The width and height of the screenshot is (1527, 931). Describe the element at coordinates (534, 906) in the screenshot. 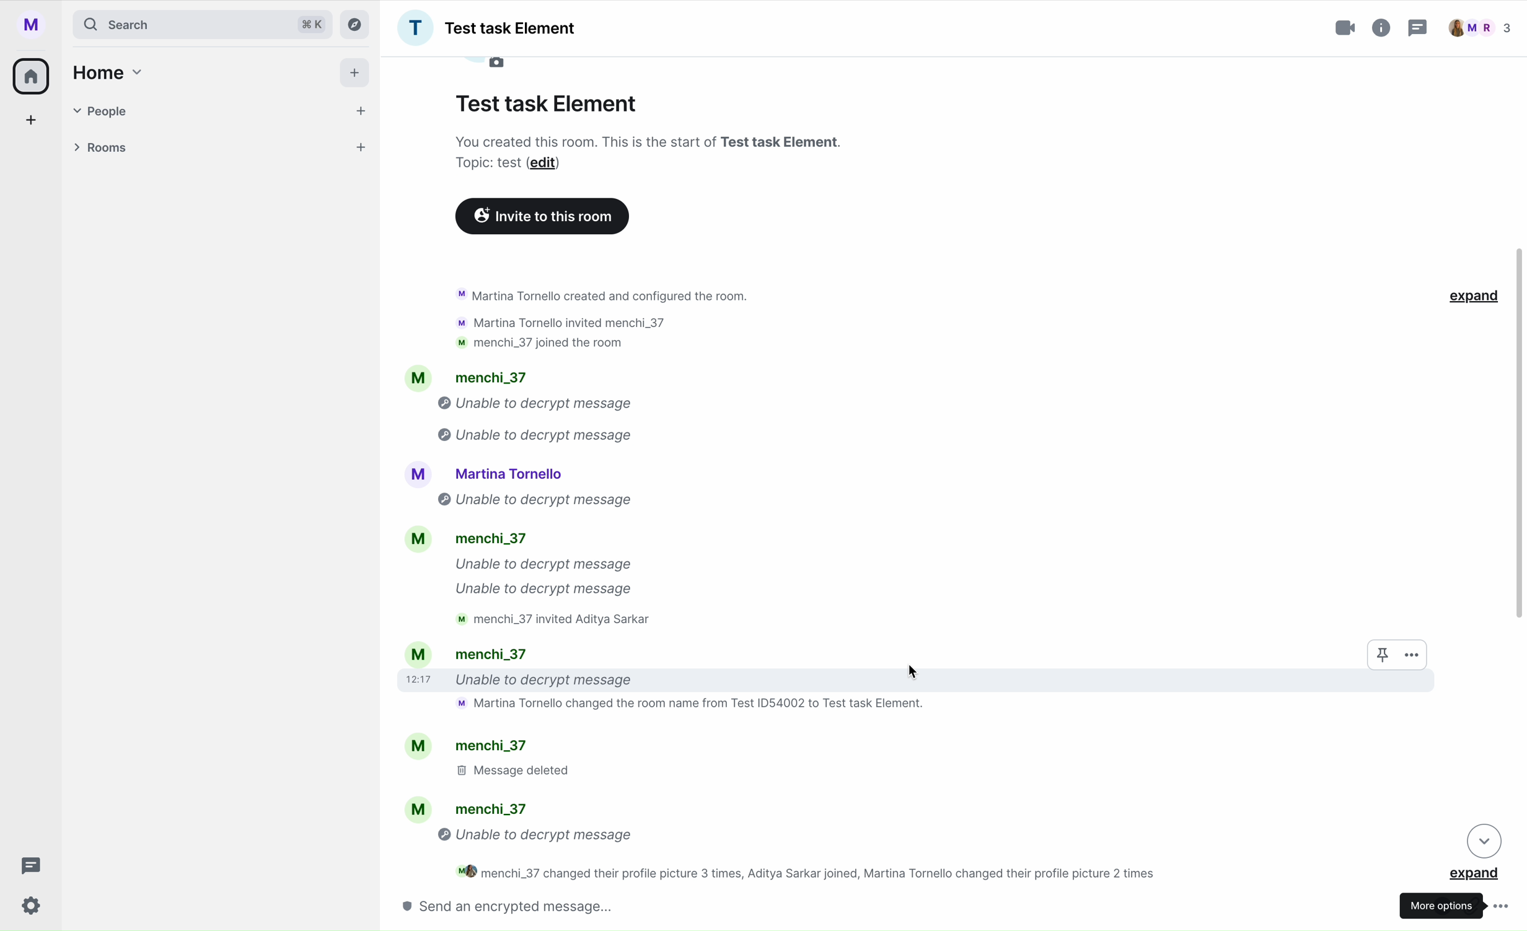

I see `send a message` at that location.